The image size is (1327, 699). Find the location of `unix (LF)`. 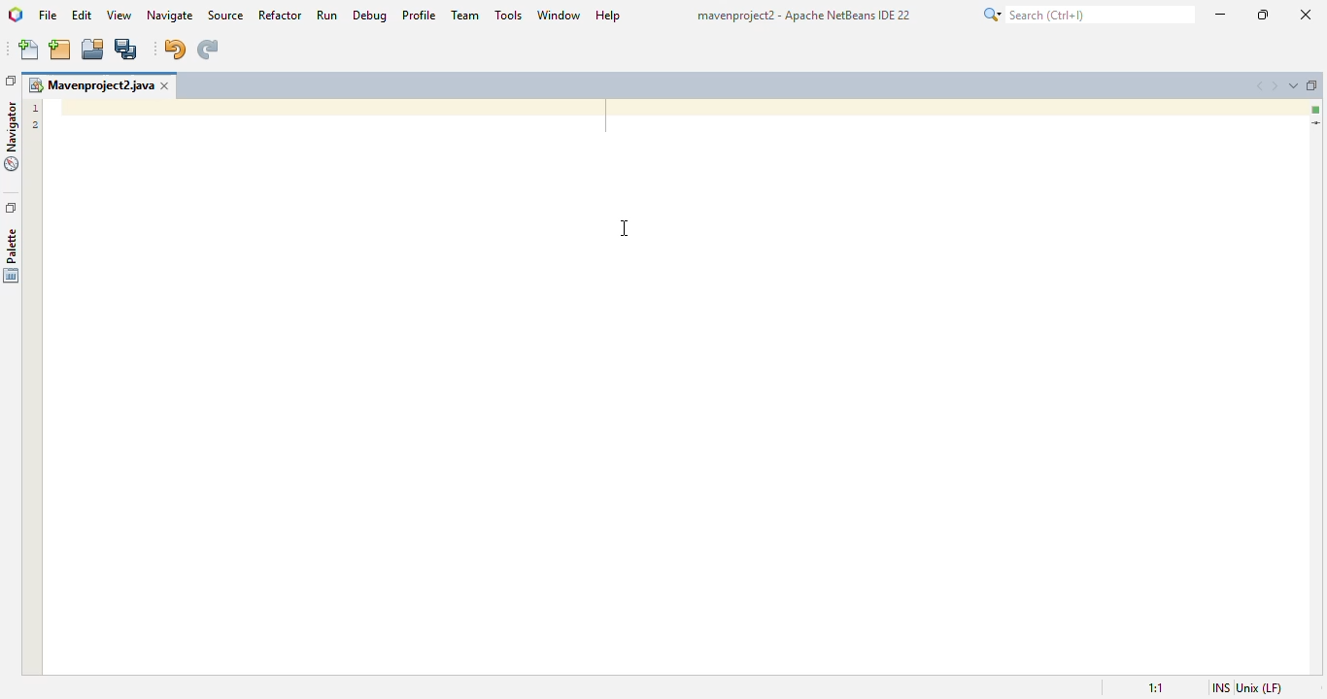

unix (LF) is located at coordinates (1260, 687).